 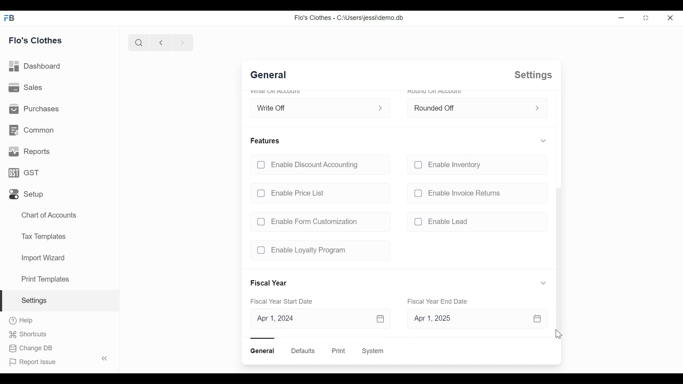 I want to click on Navigate back, so click(x=159, y=42).